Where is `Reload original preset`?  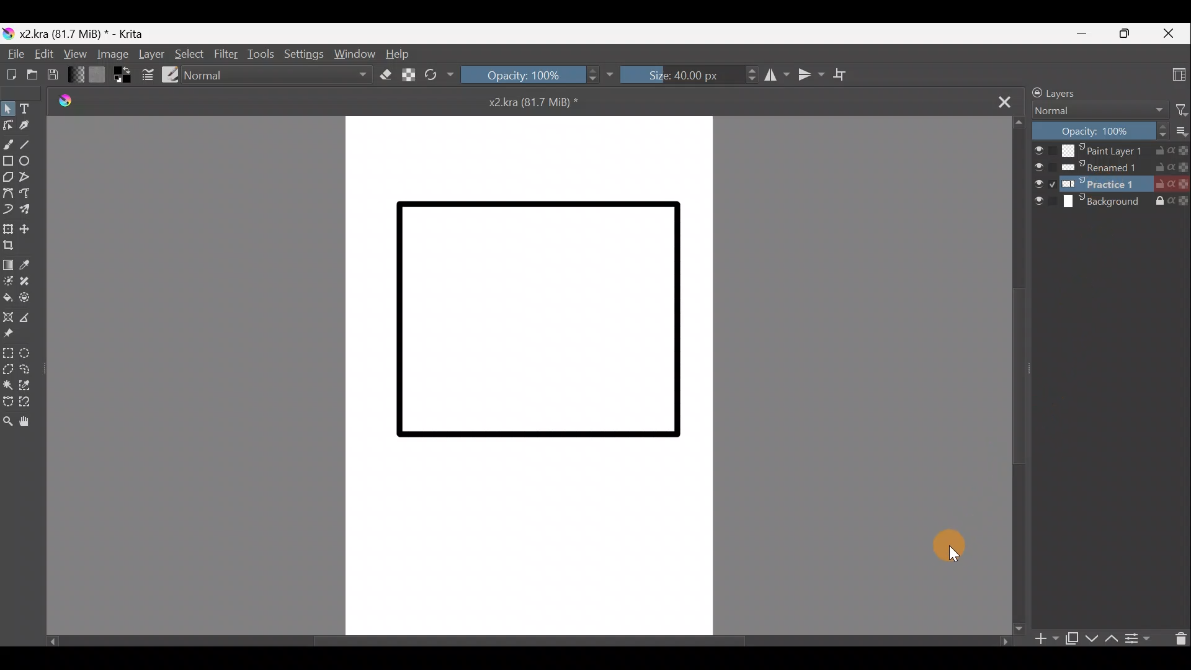 Reload original preset is located at coordinates (436, 76).